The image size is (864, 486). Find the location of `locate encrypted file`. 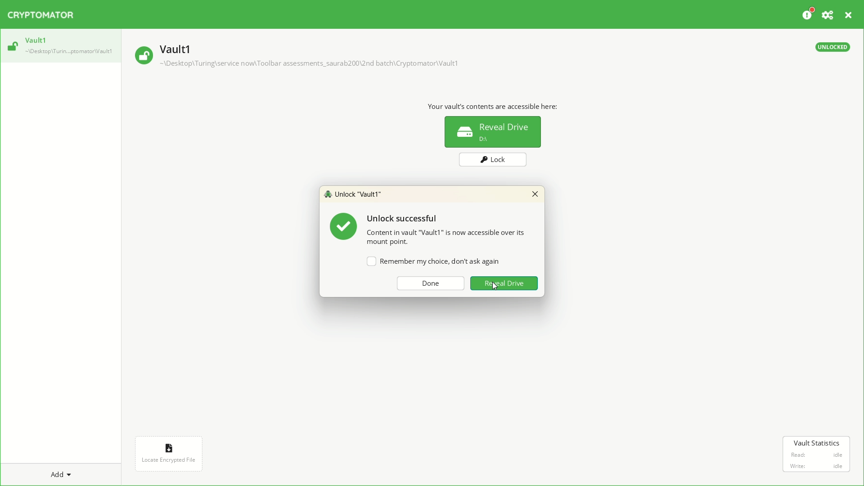

locate encrypted file is located at coordinates (168, 454).